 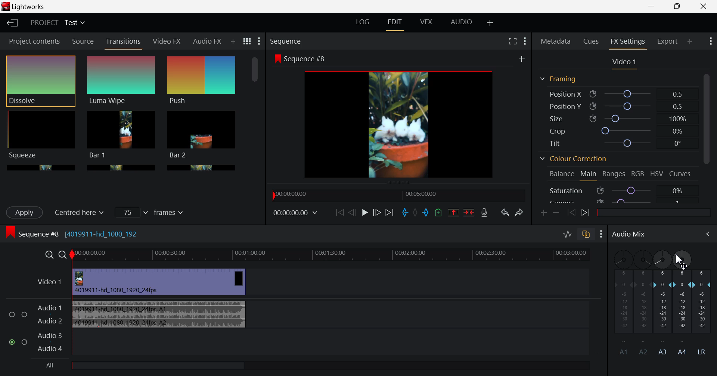 I want to click on Apply, so click(x=25, y=212).